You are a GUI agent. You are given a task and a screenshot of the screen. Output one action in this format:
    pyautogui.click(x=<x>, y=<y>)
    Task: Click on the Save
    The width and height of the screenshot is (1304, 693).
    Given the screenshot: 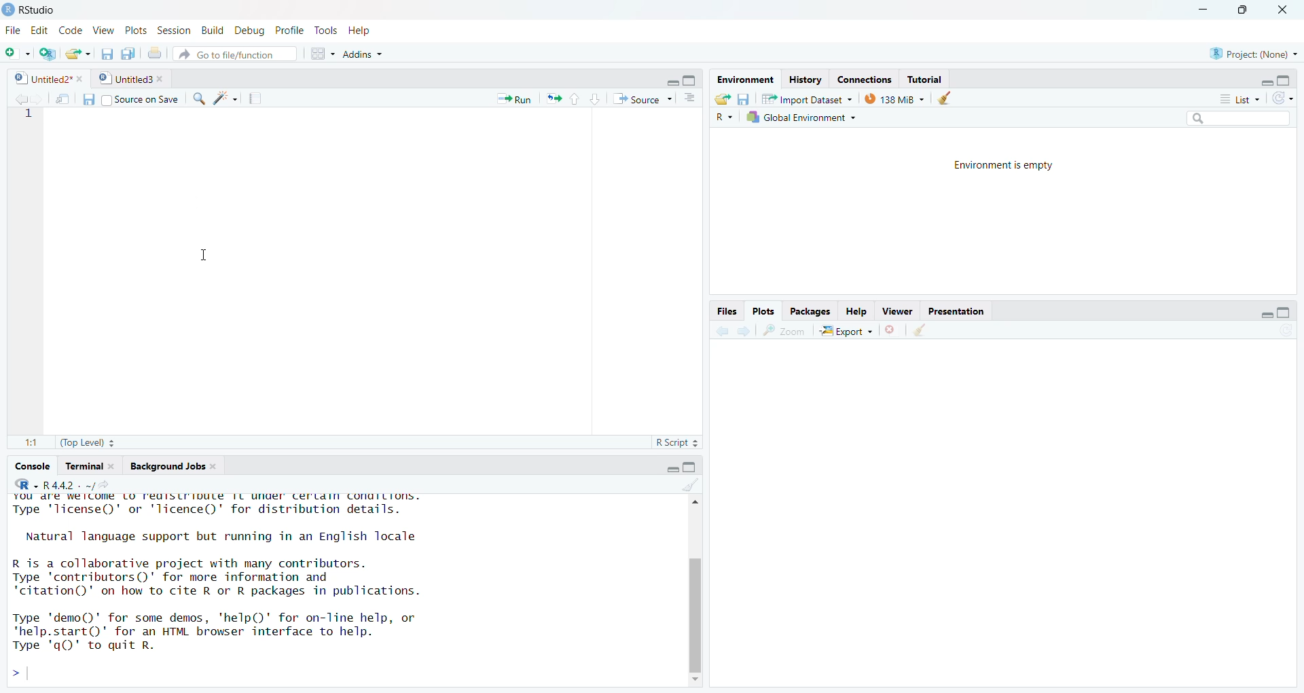 What is the action you would take?
    pyautogui.click(x=88, y=99)
    